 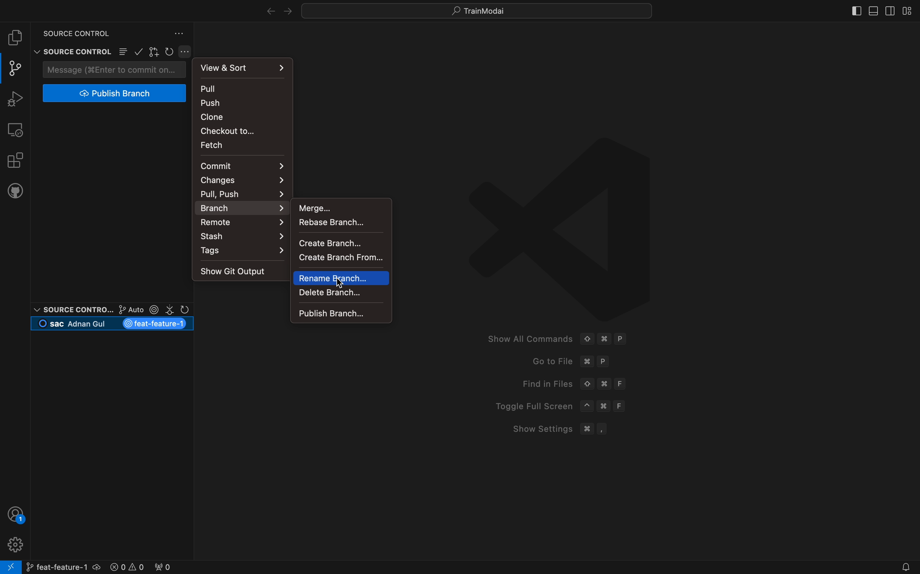 What do you see at coordinates (141, 566) in the screenshot?
I see `error logs` at bounding box center [141, 566].